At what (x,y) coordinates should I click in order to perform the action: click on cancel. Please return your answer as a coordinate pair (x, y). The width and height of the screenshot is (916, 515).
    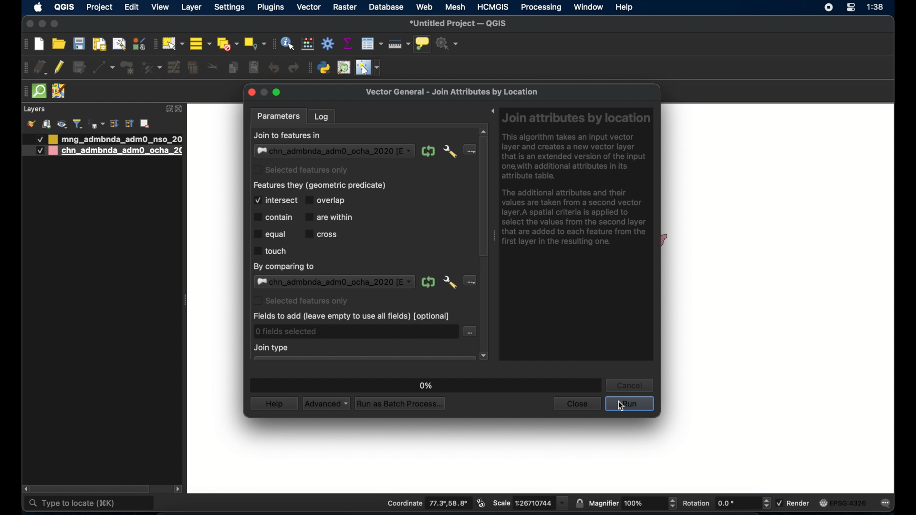
    Looking at the image, I should click on (630, 385).